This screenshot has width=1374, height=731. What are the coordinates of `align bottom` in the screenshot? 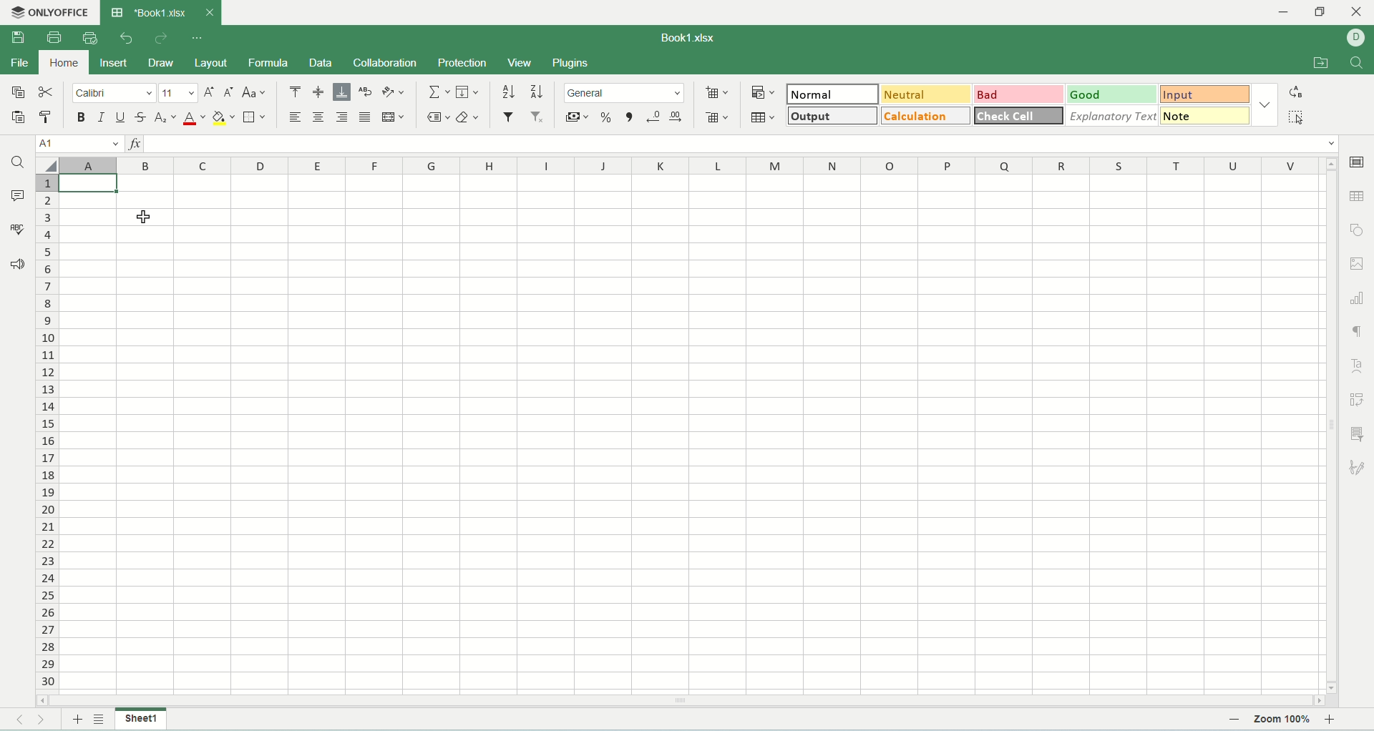 It's located at (341, 93).